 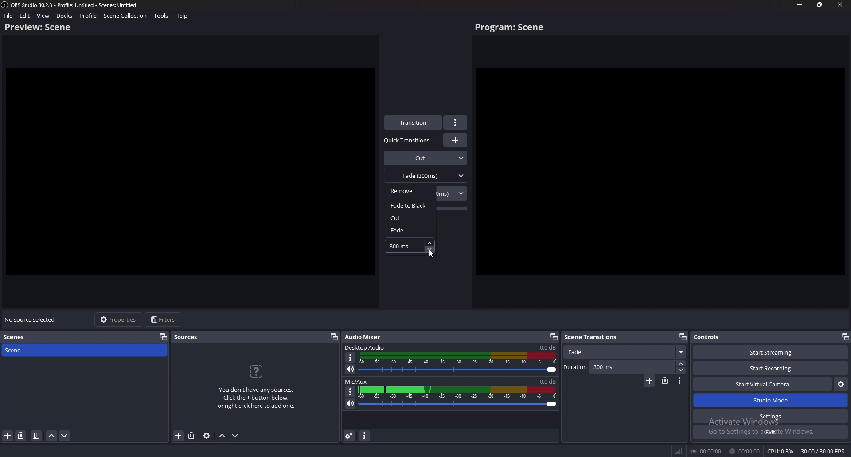 I want to click on network, so click(x=678, y=451).